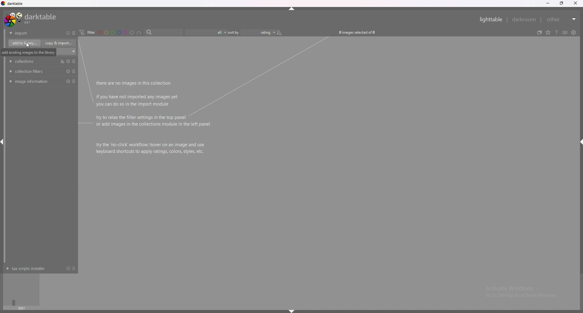 The width and height of the screenshot is (583, 313). Describe the element at coordinates (67, 71) in the screenshot. I see `reset` at that location.